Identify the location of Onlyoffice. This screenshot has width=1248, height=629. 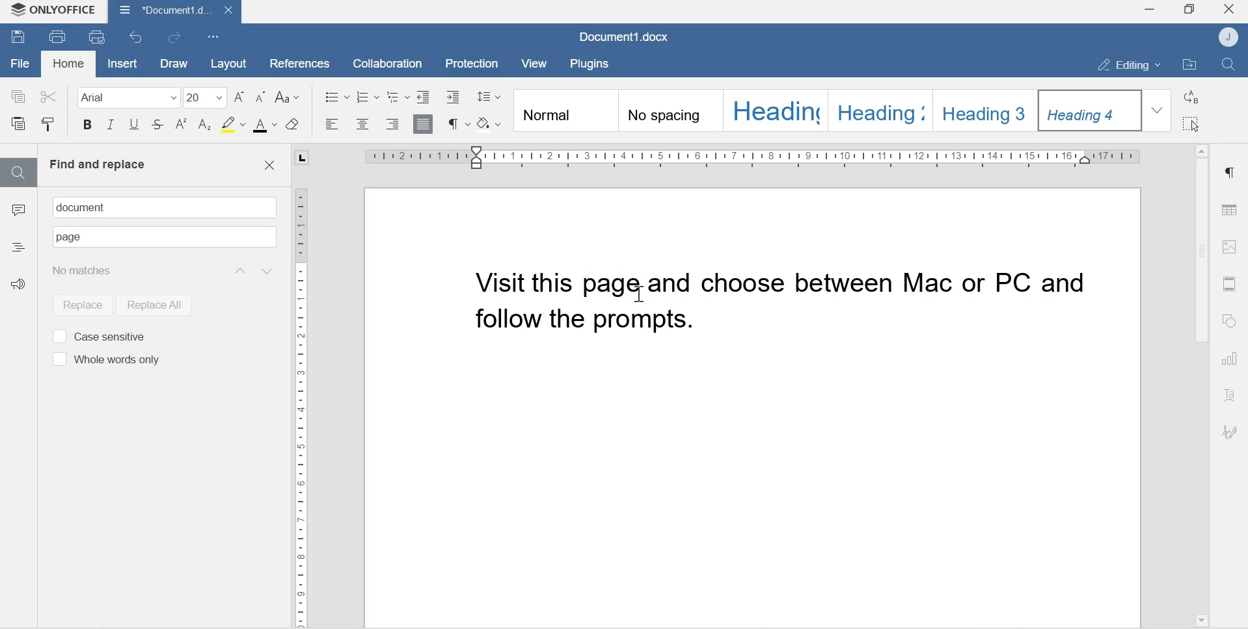
(54, 11).